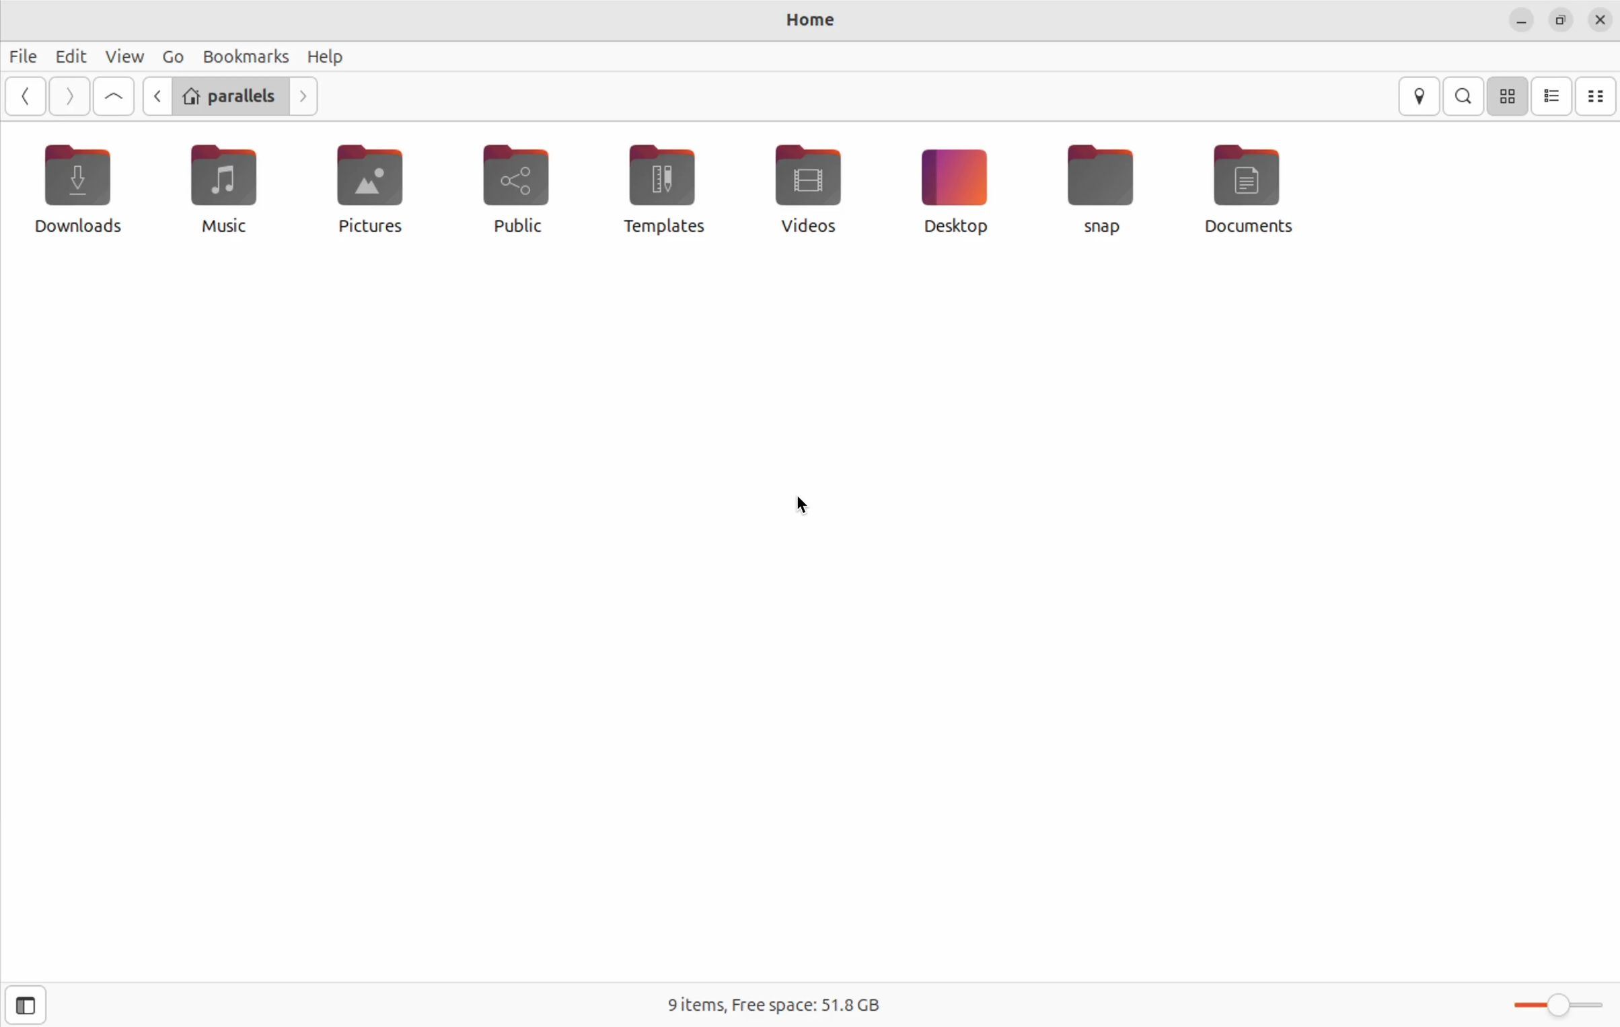  What do you see at coordinates (24, 56) in the screenshot?
I see `File` at bounding box center [24, 56].